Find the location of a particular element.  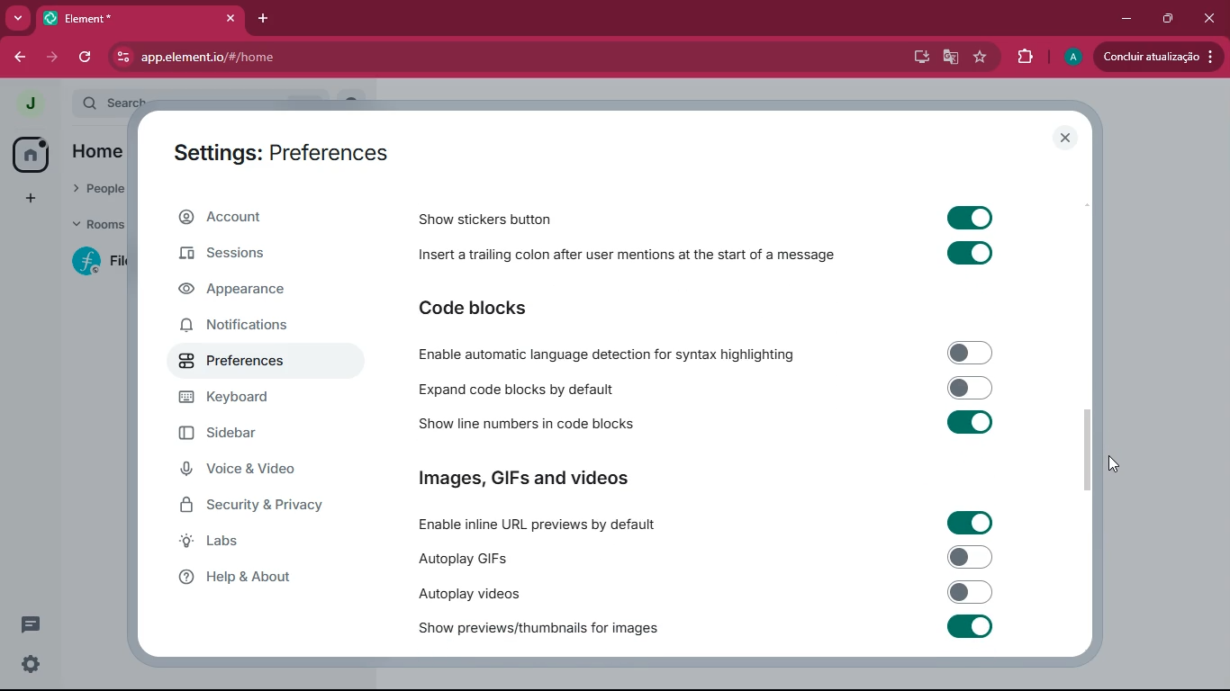

 is located at coordinates (970, 523).